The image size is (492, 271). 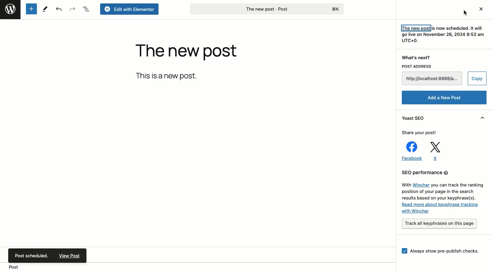 I want to click on position of your page in the search, so click(x=437, y=192).